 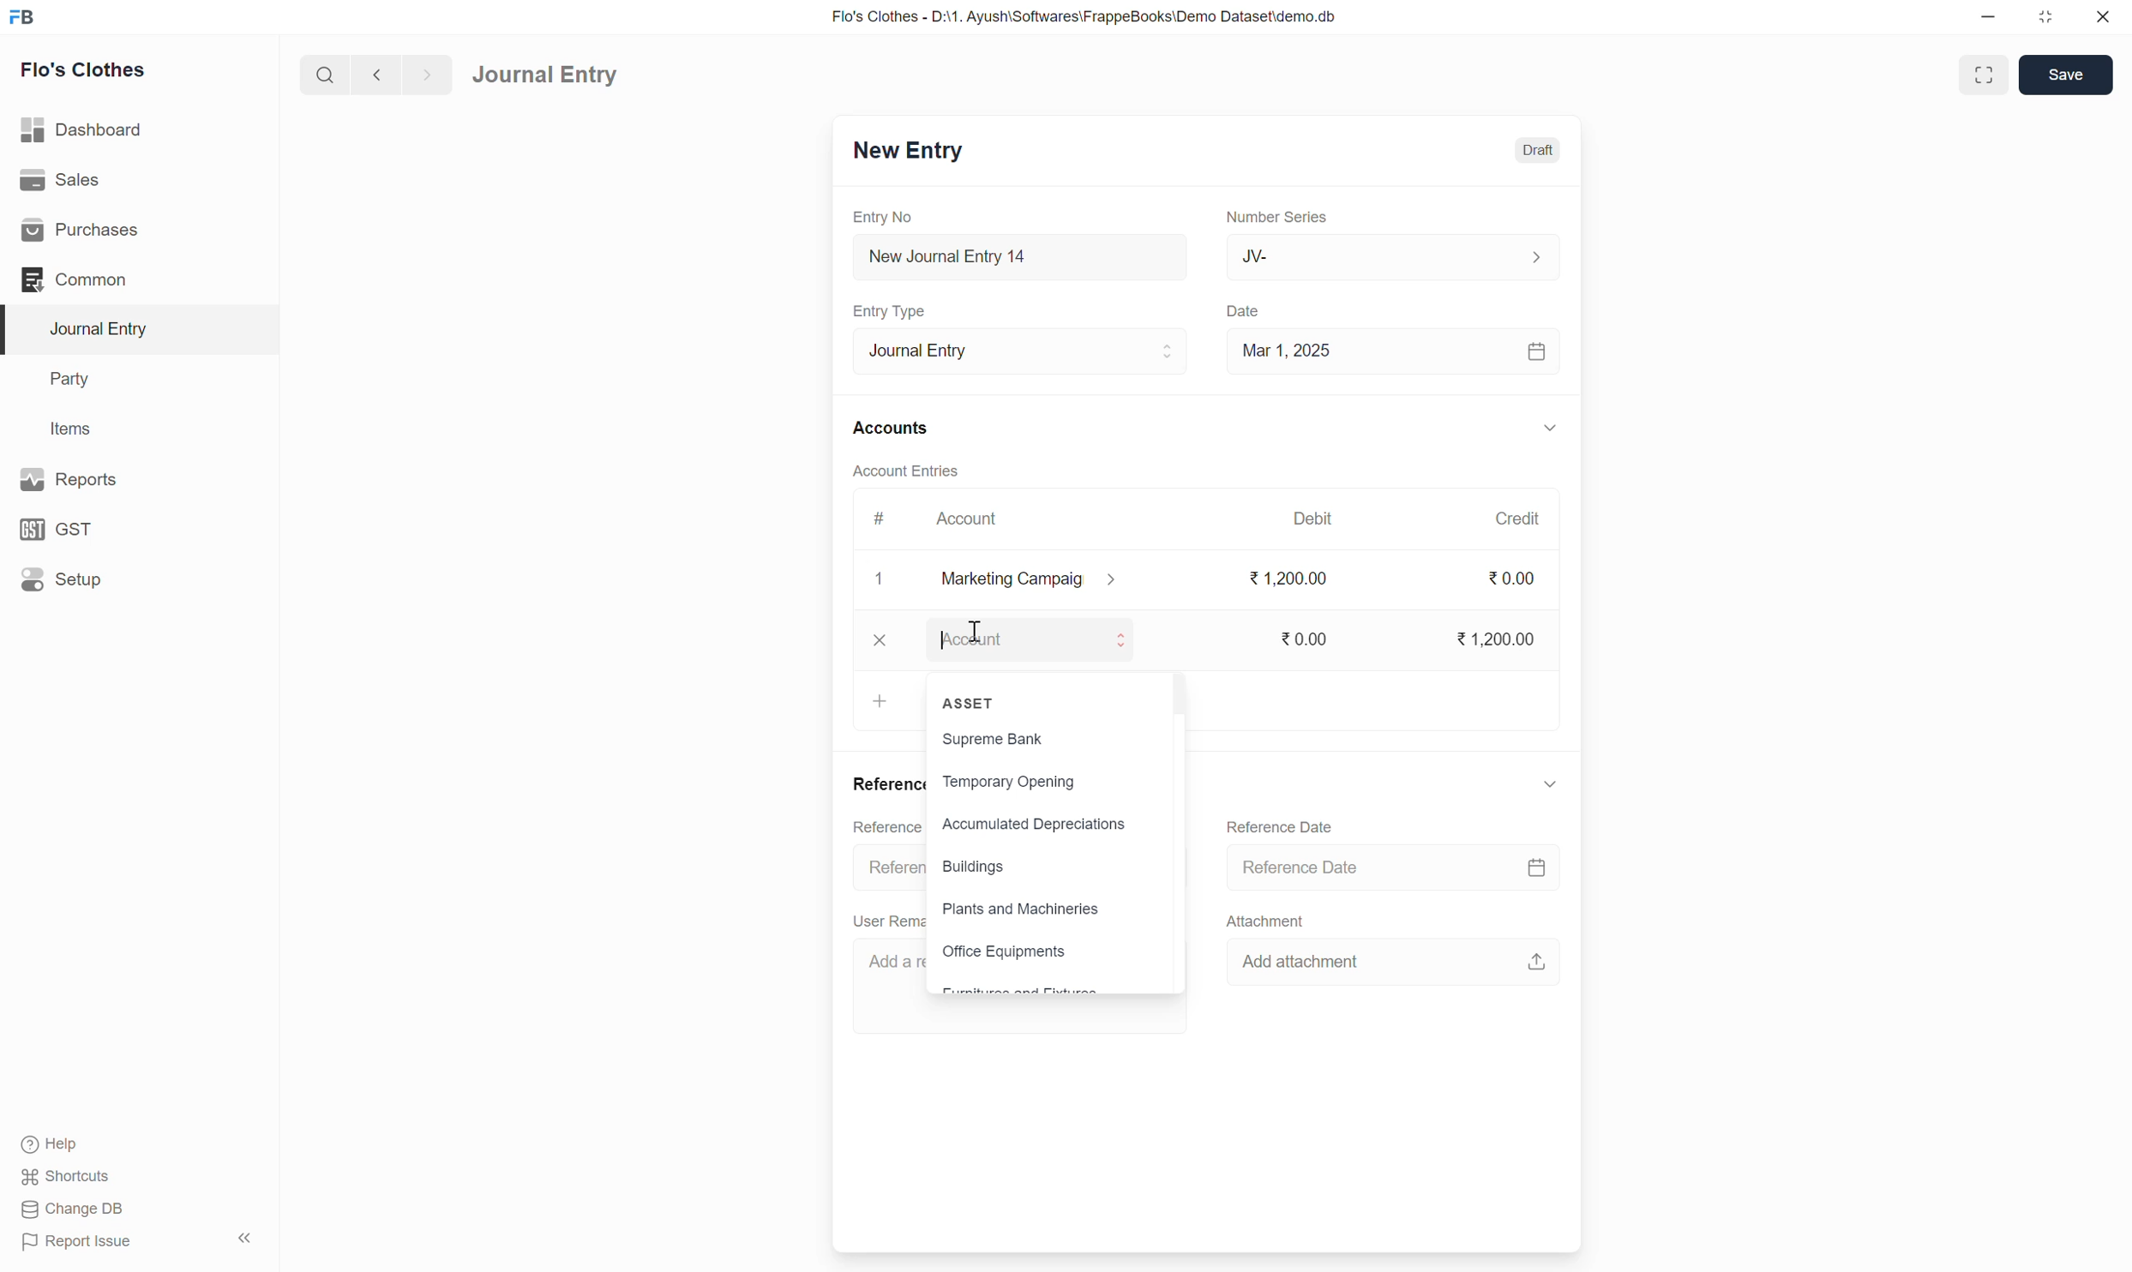 I want to click on New Entry, so click(x=908, y=148).